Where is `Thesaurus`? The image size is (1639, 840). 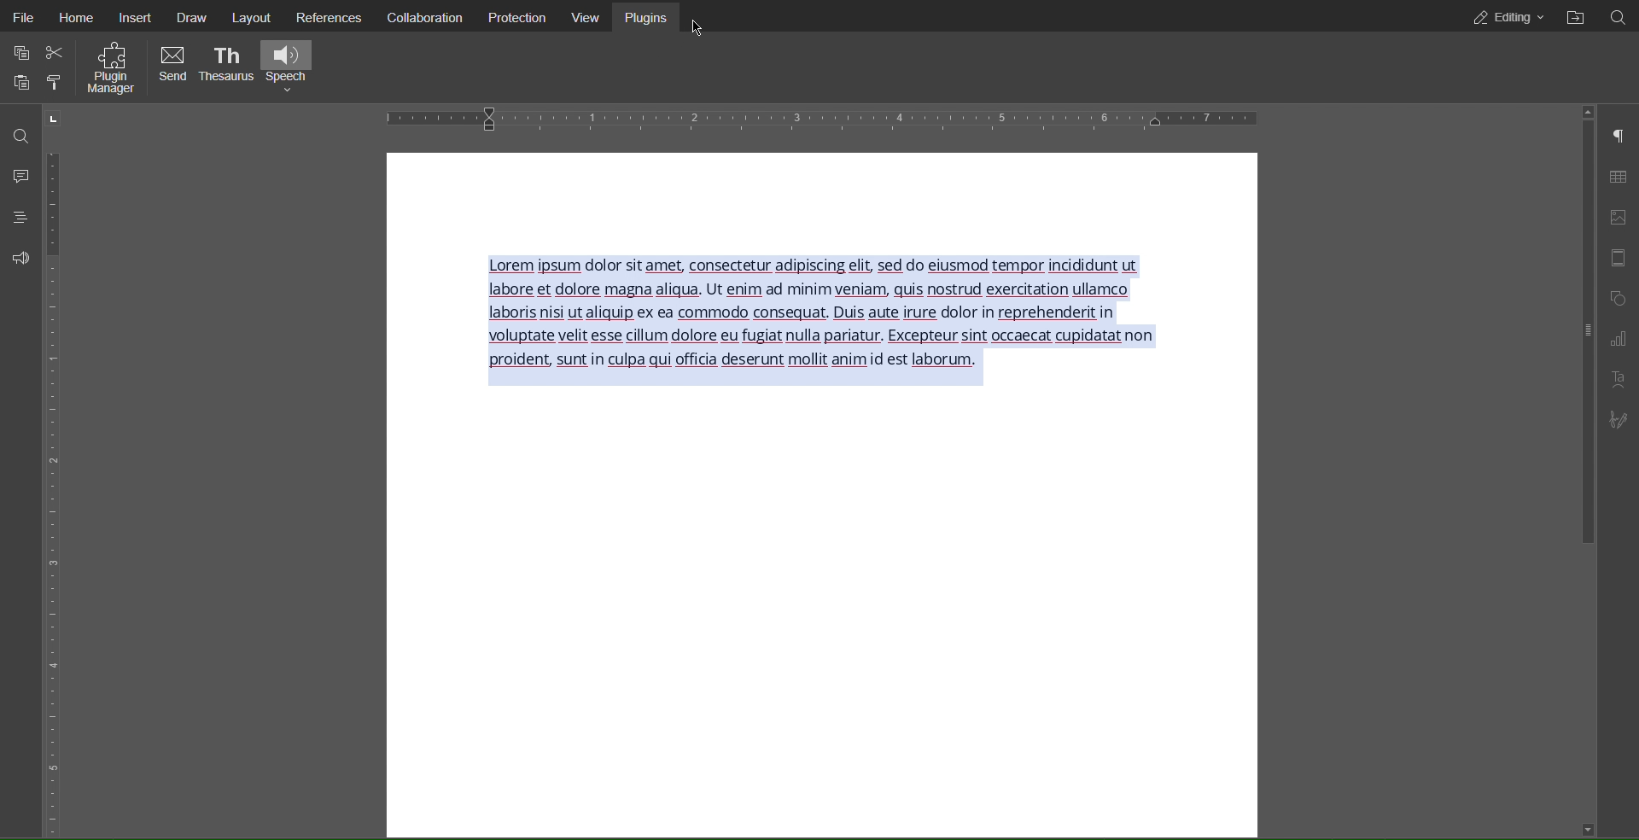 Thesaurus is located at coordinates (225, 66).